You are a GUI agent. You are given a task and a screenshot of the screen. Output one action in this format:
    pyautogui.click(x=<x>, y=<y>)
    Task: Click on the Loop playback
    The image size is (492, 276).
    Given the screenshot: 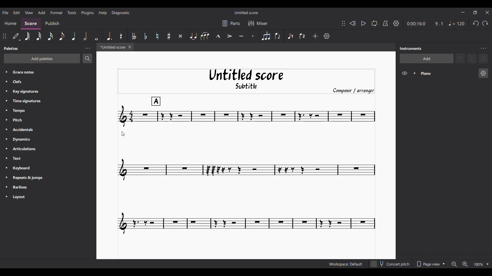 What is the action you would take?
    pyautogui.click(x=374, y=23)
    